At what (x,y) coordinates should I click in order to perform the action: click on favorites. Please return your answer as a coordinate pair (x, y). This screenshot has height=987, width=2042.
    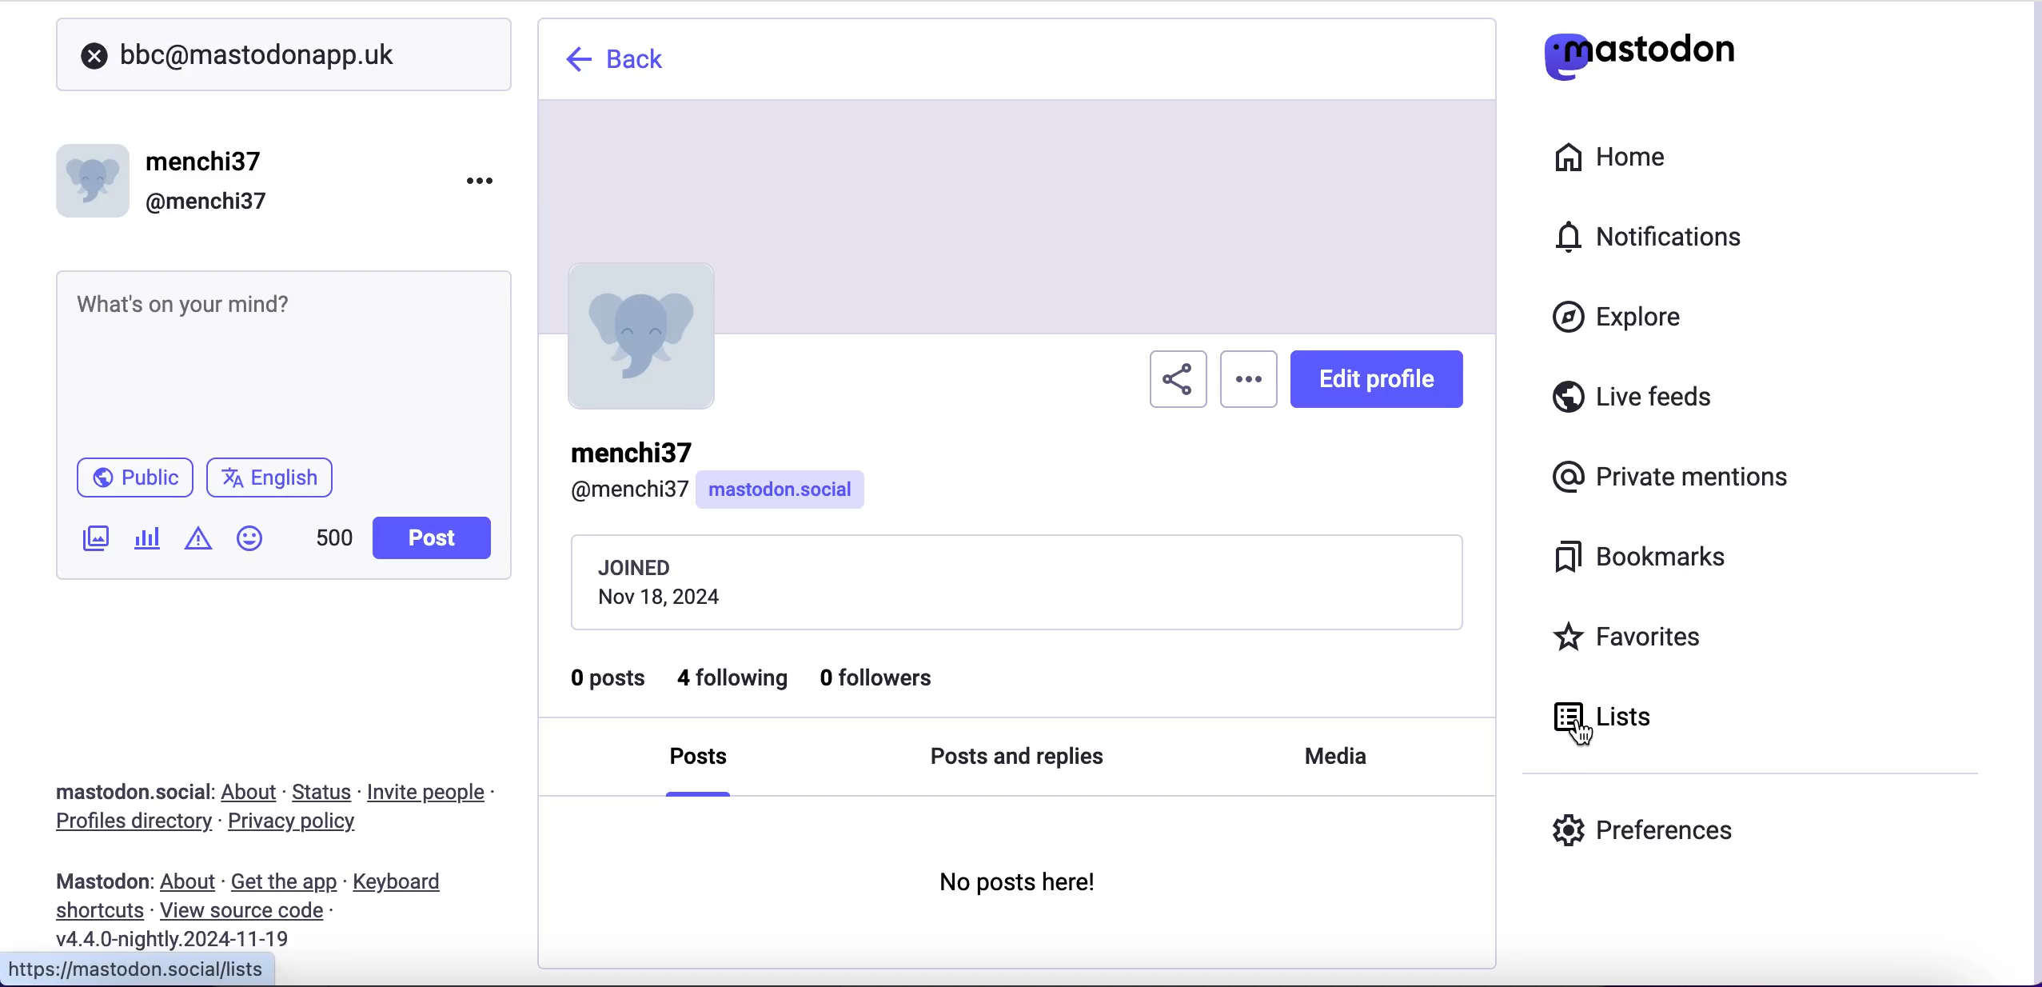
    Looking at the image, I should click on (1633, 639).